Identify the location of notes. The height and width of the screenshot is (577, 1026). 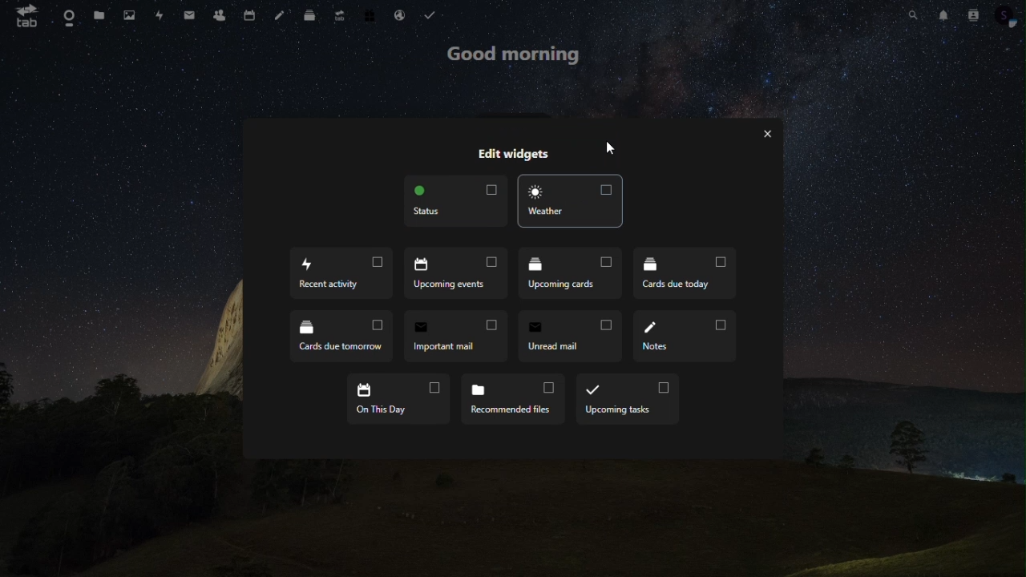
(688, 335).